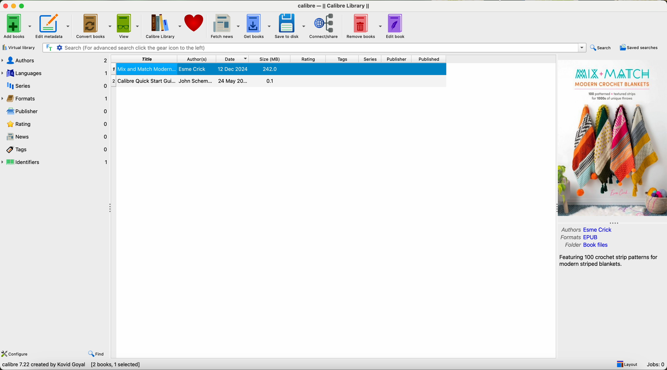 The width and height of the screenshot is (667, 370). Describe the element at coordinates (279, 69) in the screenshot. I see `click on the first book` at that location.